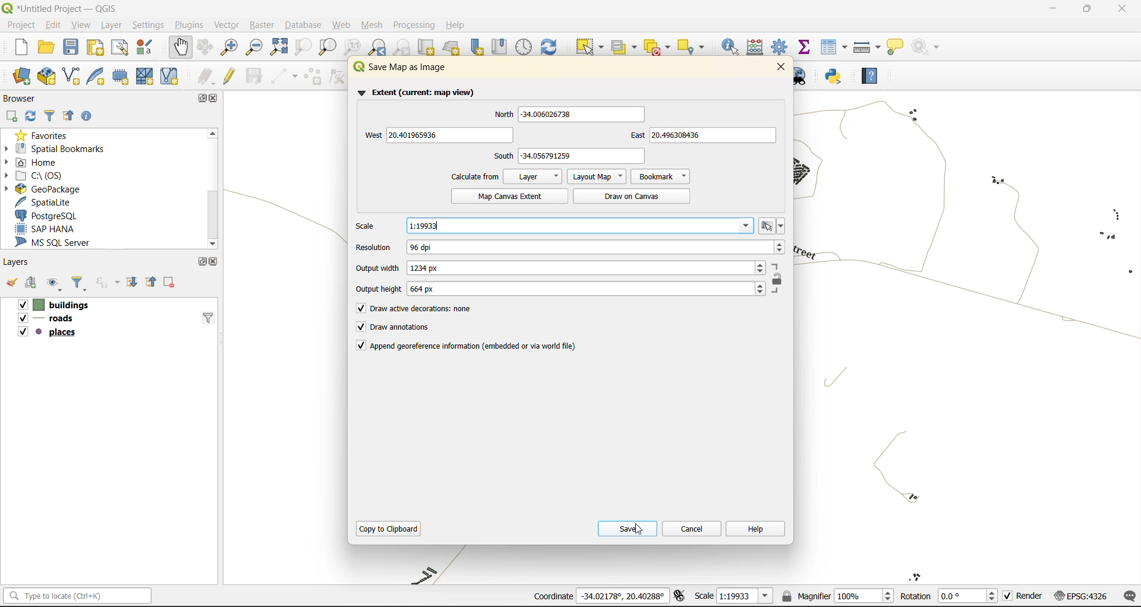 The height and width of the screenshot is (607, 1141). Describe the element at coordinates (436, 135) in the screenshot. I see `west` at that location.